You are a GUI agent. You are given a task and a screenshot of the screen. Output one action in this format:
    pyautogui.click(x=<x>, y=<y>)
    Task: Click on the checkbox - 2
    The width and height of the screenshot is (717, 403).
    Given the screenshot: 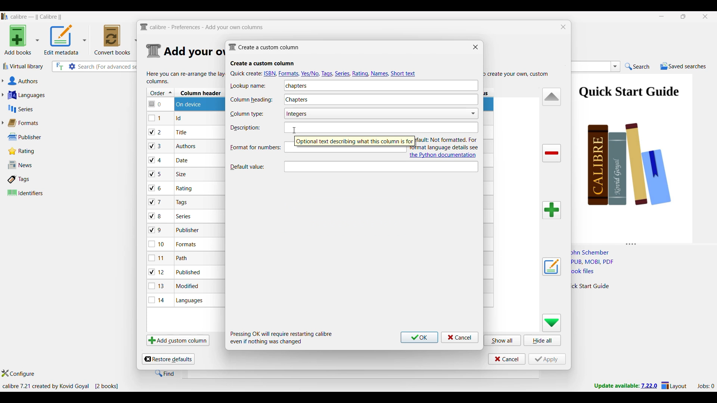 What is the action you would take?
    pyautogui.click(x=155, y=132)
    